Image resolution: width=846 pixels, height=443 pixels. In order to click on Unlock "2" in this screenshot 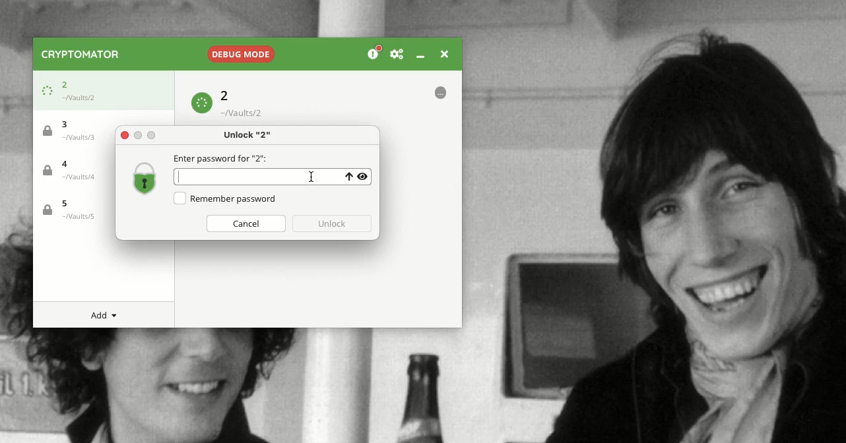, I will do `click(249, 134)`.